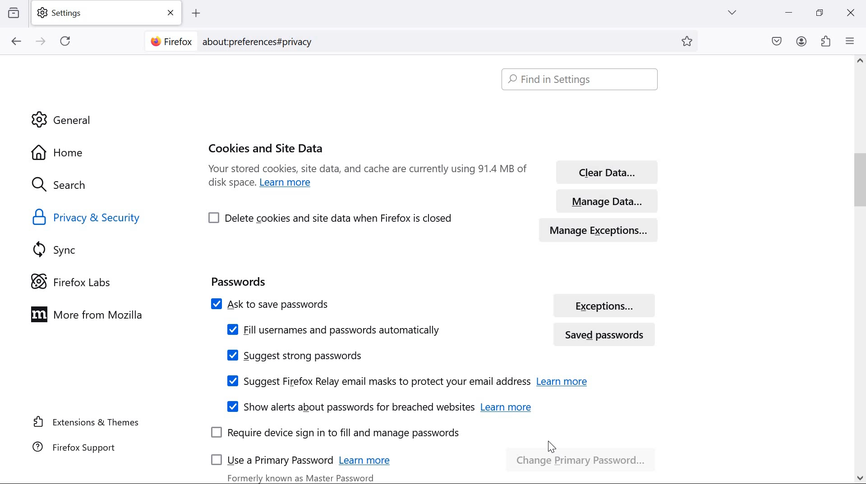 The image size is (866, 484). Describe the element at coordinates (64, 119) in the screenshot. I see `General` at that location.